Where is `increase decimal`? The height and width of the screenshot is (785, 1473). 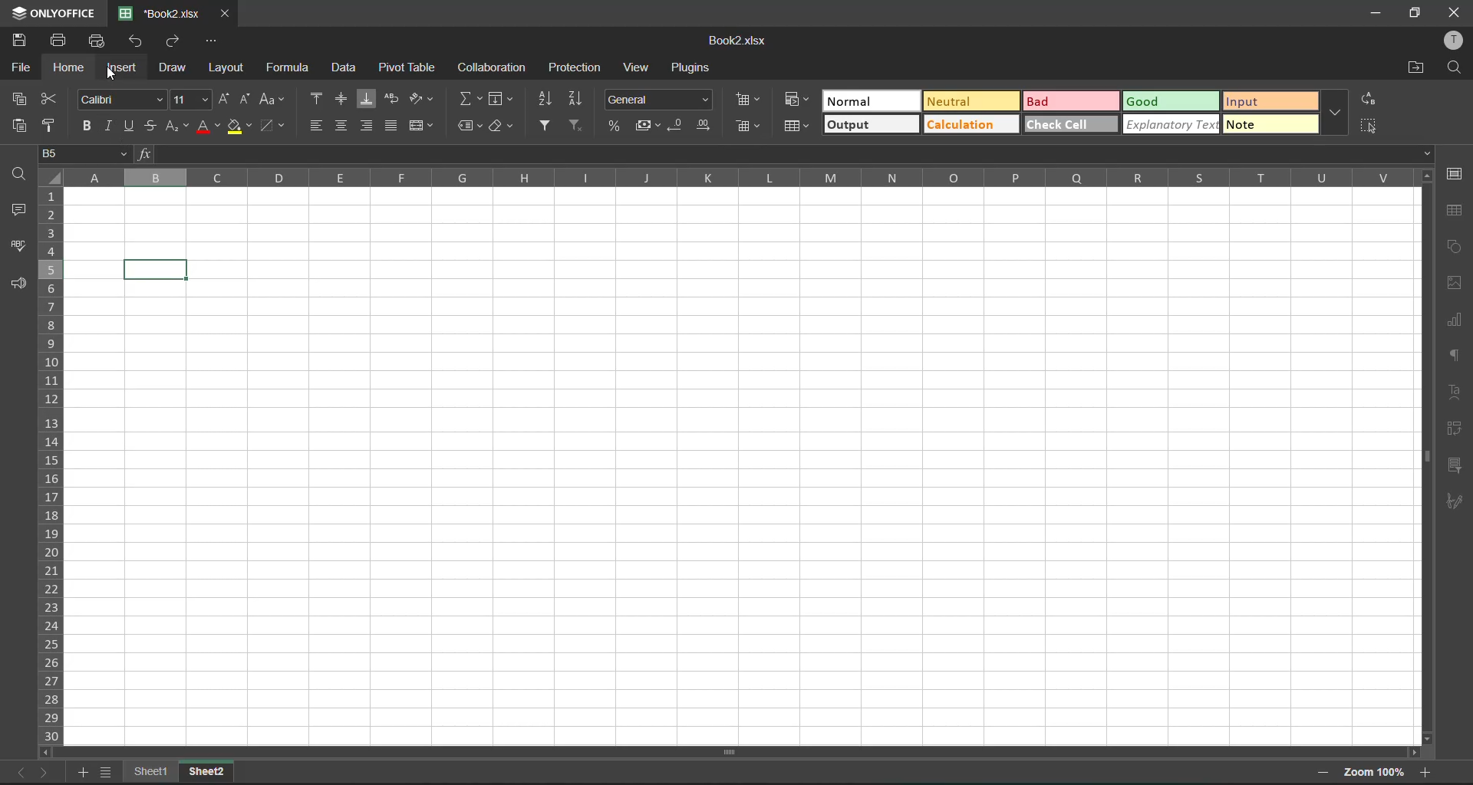 increase decimal is located at coordinates (704, 128).